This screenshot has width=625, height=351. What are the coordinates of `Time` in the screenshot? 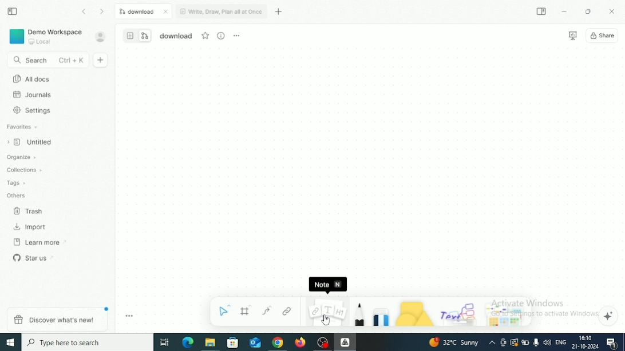 It's located at (586, 337).